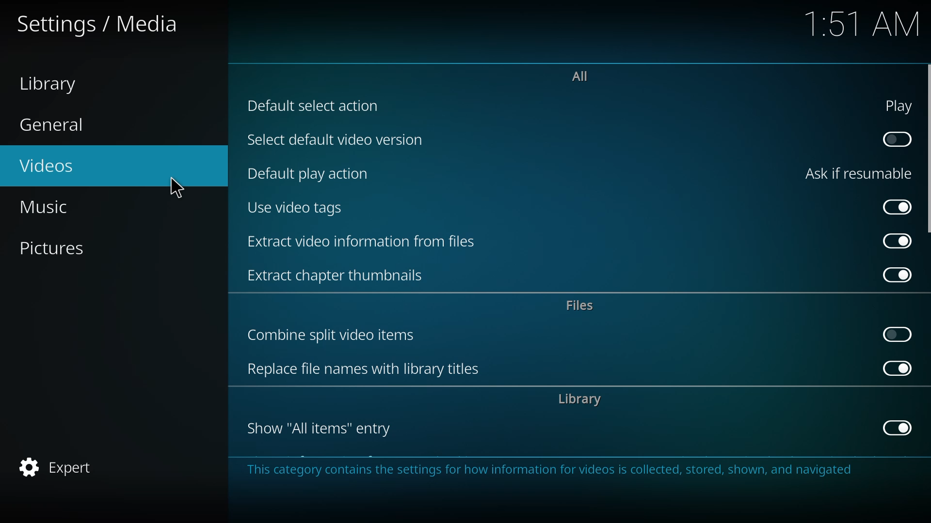  Describe the element at coordinates (177, 187) in the screenshot. I see `cursor` at that location.